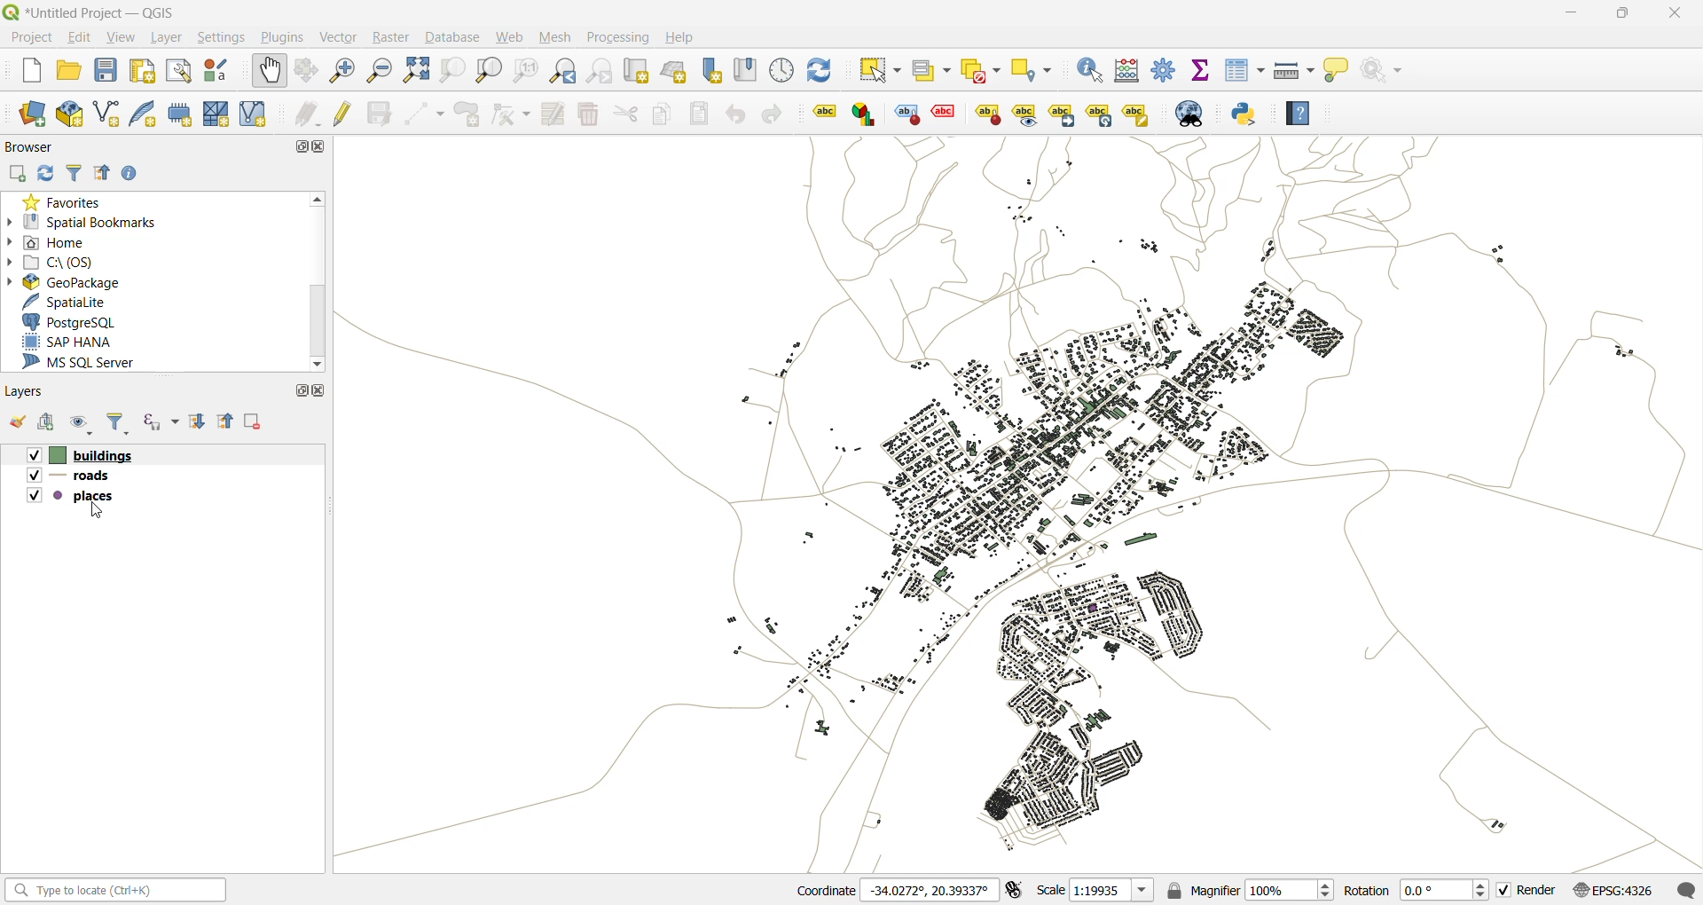 Image resolution: width=1703 pixels, height=905 pixels. Describe the element at coordinates (116, 423) in the screenshot. I see `filter` at that location.